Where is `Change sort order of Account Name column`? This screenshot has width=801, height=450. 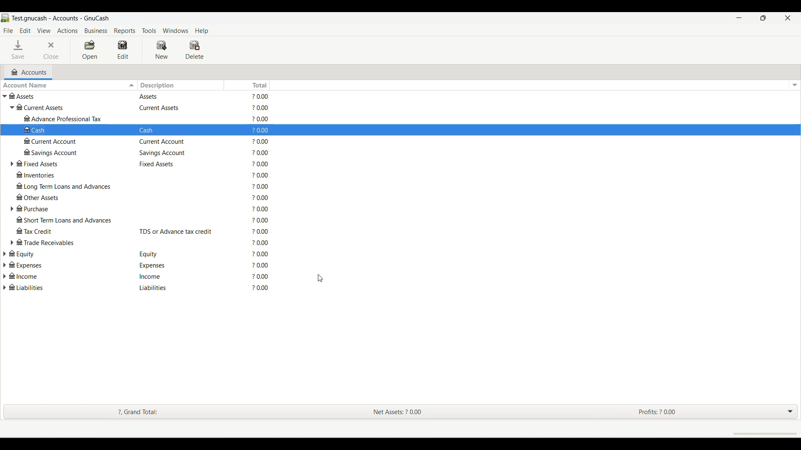
Change sort order of Account Name column is located at coordinates (69, 85).